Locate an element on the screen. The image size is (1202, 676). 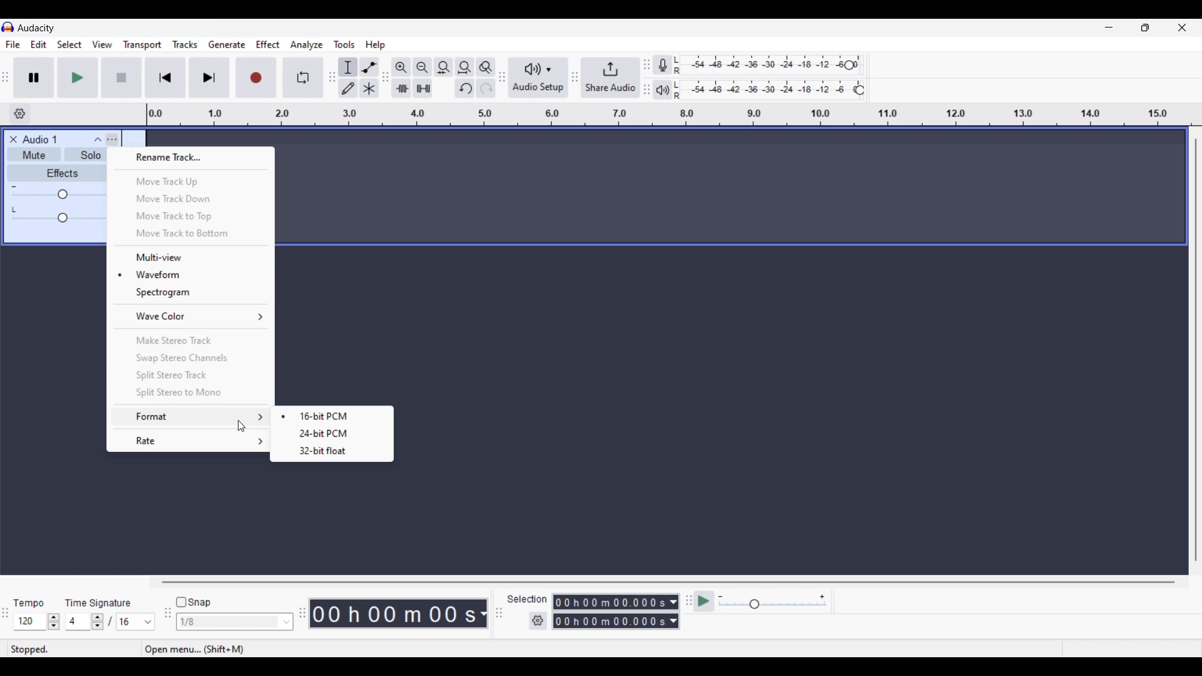
Tools menu is located at coordinates (344, 44).